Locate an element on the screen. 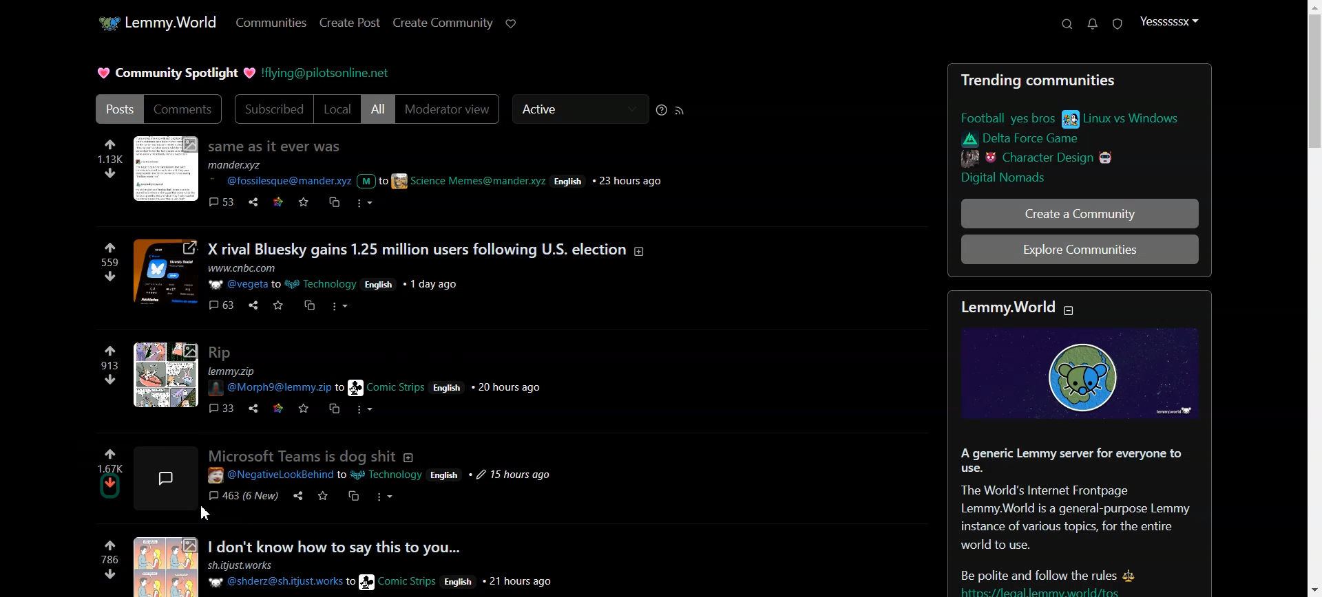 The height and width of the screenshot is (597, 1322). Local is located at coordinates (338, 109).